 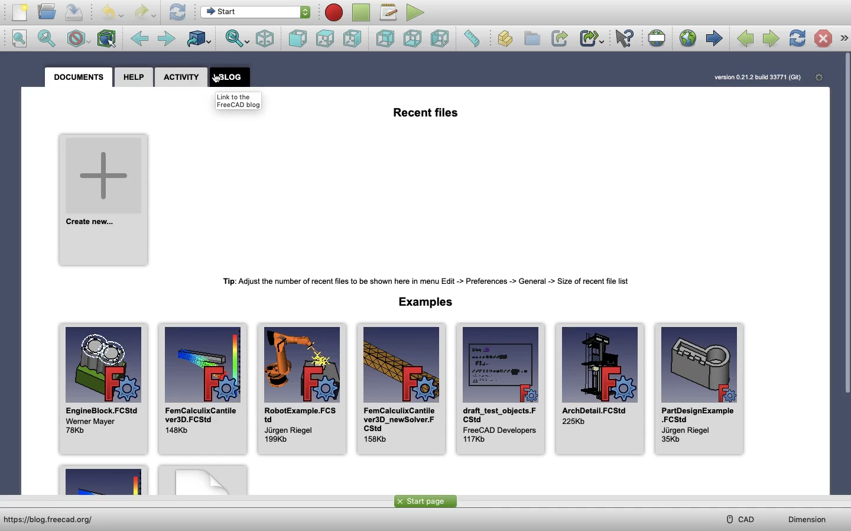 What do you see at coordinates (352, 39) in the screenshot?
I see `Right` at bounding box center [352, 39].